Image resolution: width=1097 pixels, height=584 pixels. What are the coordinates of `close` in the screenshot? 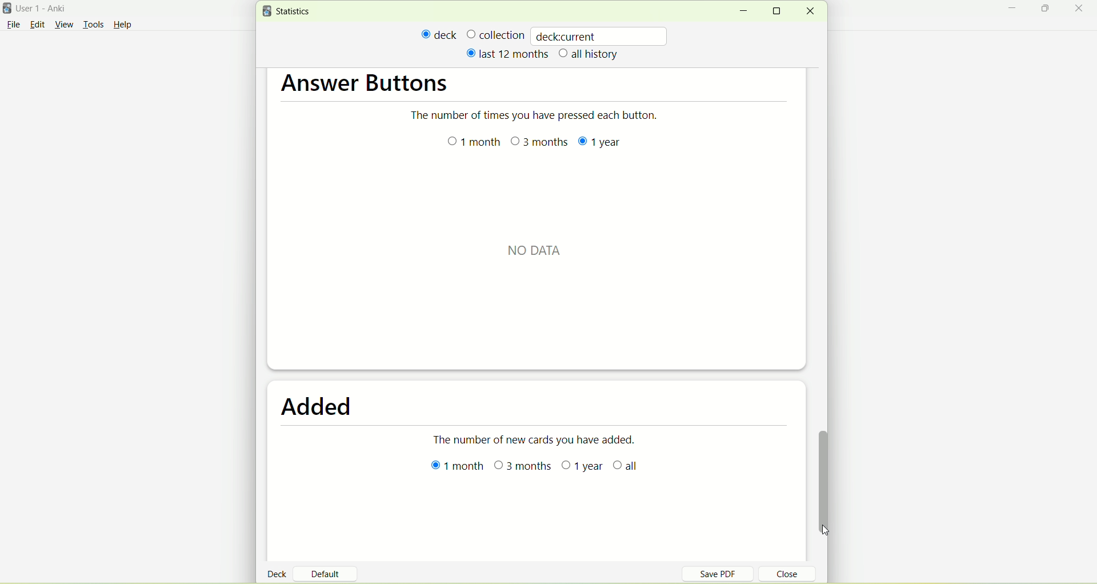 It's located at (780, 575).